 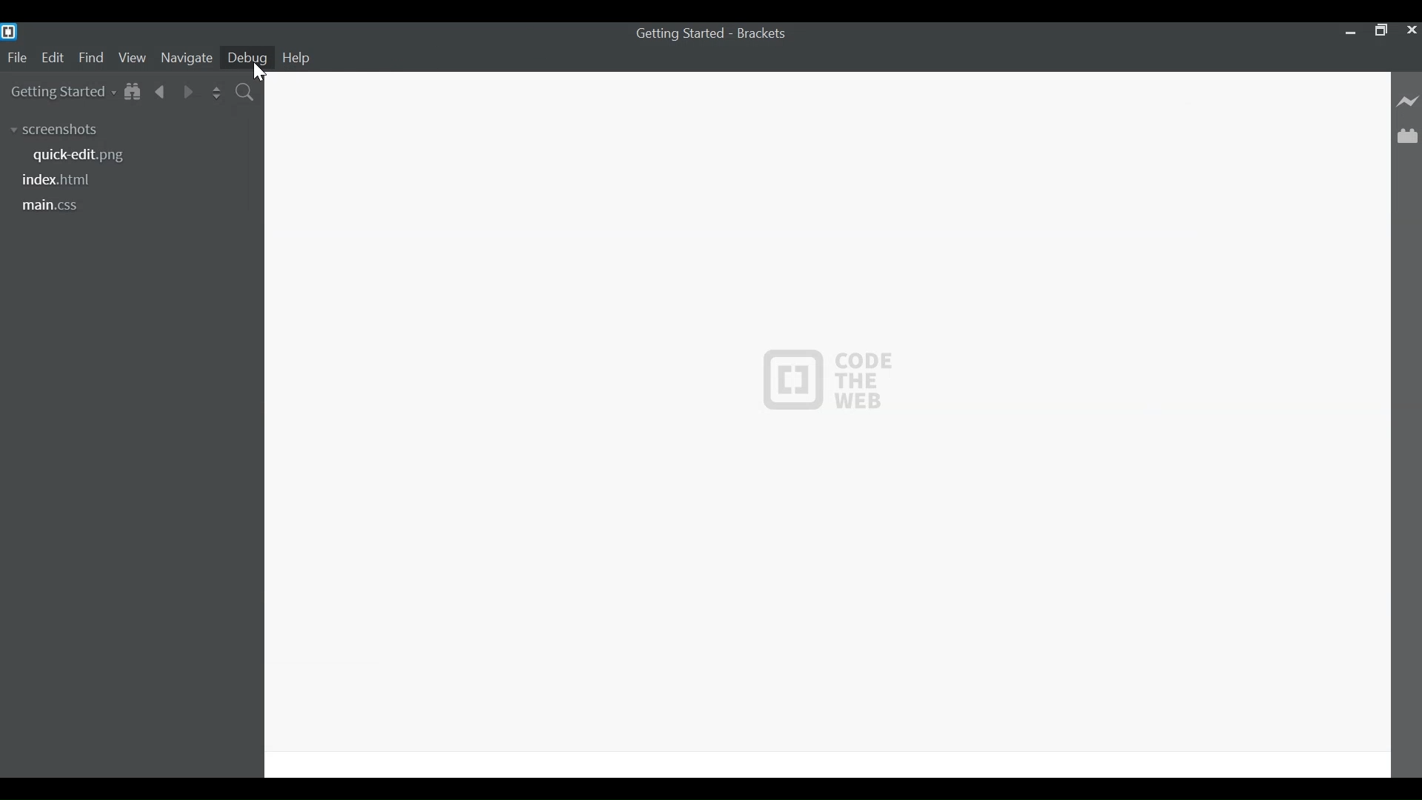 What do you see at coordinates (60, 181) in the screenshot?
I see `index.html` at bounding box center [60, 181].